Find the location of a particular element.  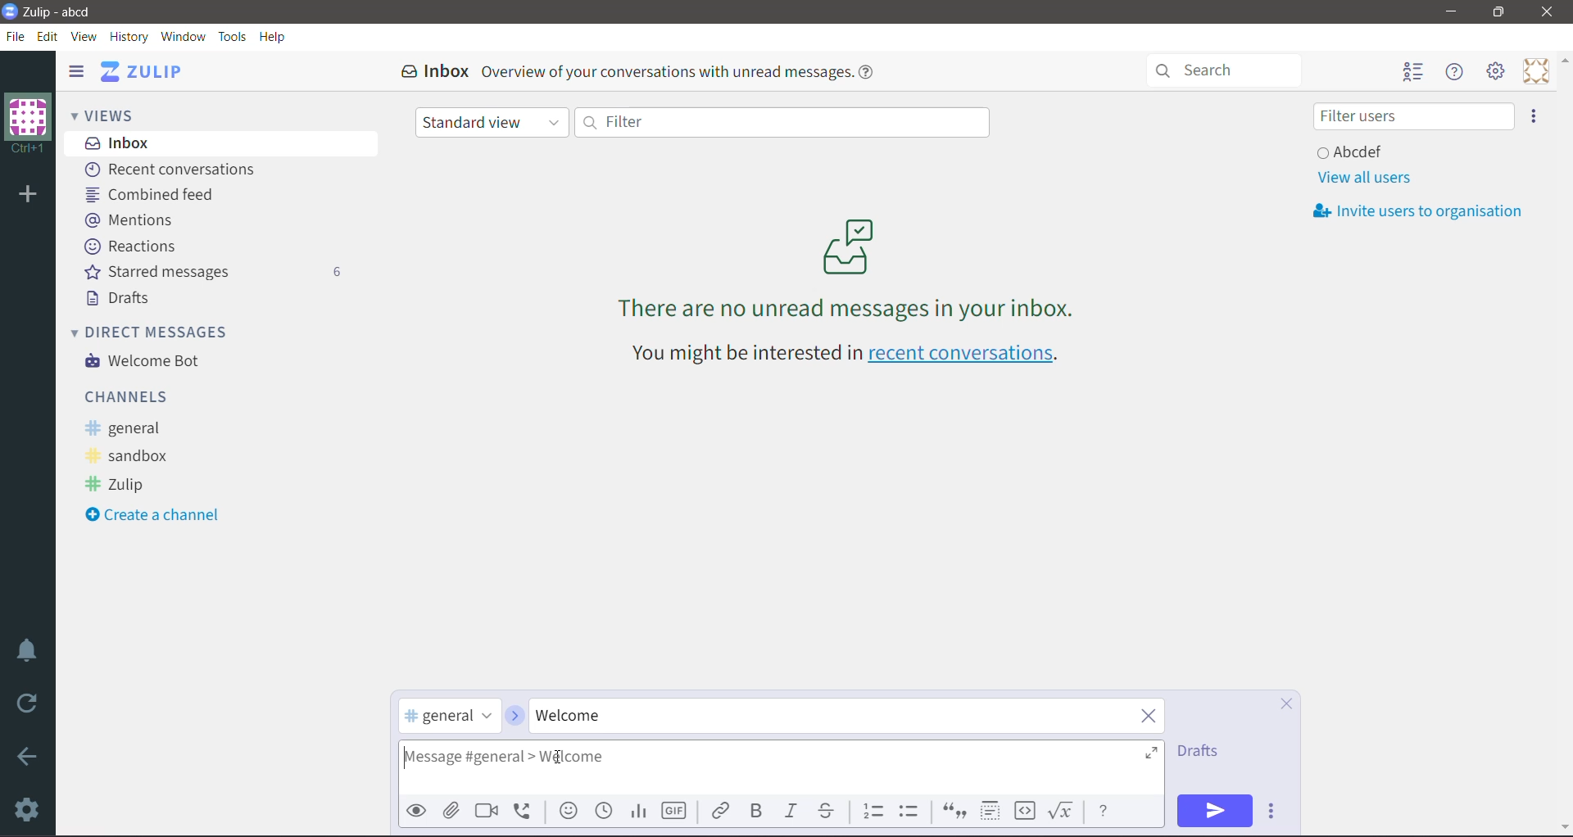

Strikethrough is located at coordinates (827, 811).